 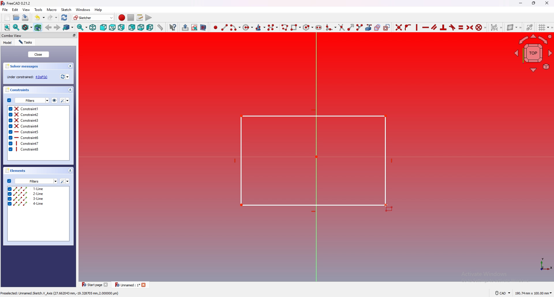 I want to click on draw style, so click(x=27, y=27).